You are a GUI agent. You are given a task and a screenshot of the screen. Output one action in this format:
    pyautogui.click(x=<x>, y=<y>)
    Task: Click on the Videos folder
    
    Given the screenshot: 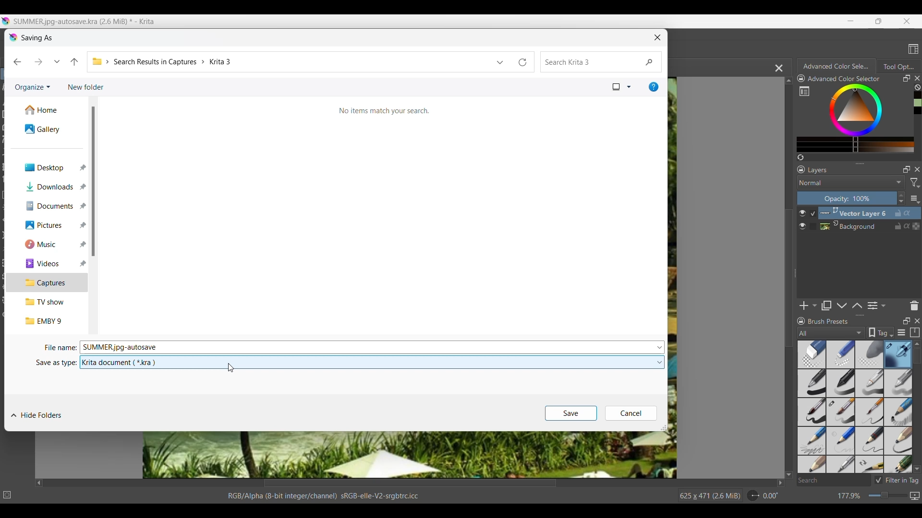 What is the action you would take?
    pyautogui.click(x=48, y=264)
    